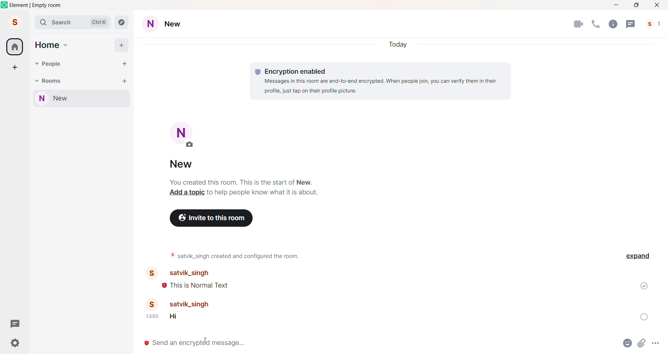 This screenshot has width=668, height=354. Describe the element at coordinates (66, 44) in the screenshot. I see `Home drop down` at that location.